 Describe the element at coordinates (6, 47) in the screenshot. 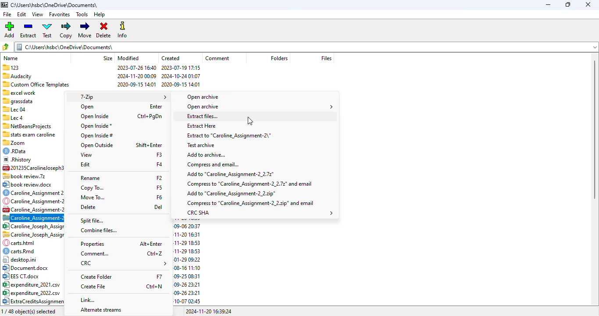

I see `browse folders` at that location.